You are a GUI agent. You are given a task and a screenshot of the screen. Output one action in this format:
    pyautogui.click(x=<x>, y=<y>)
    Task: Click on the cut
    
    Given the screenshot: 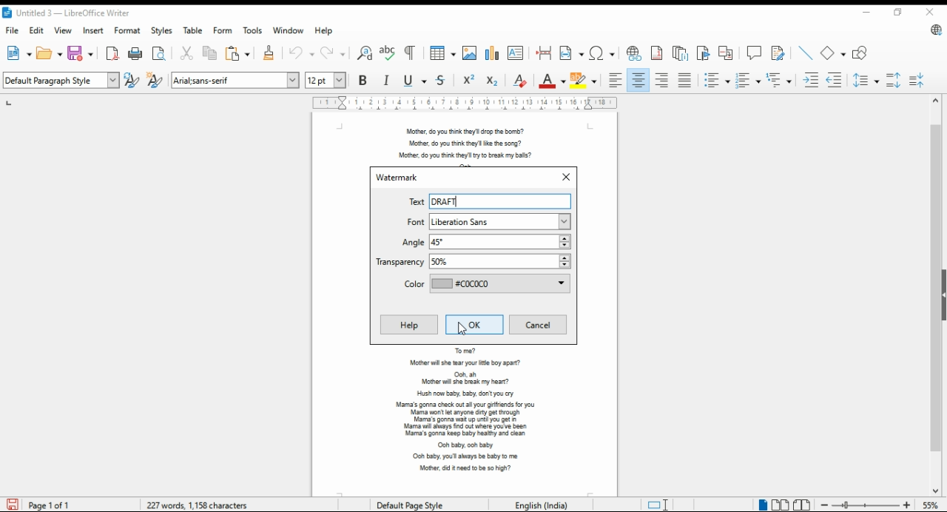 What is the action you would take?
    pyautogui.click(x=188, y=53)
    